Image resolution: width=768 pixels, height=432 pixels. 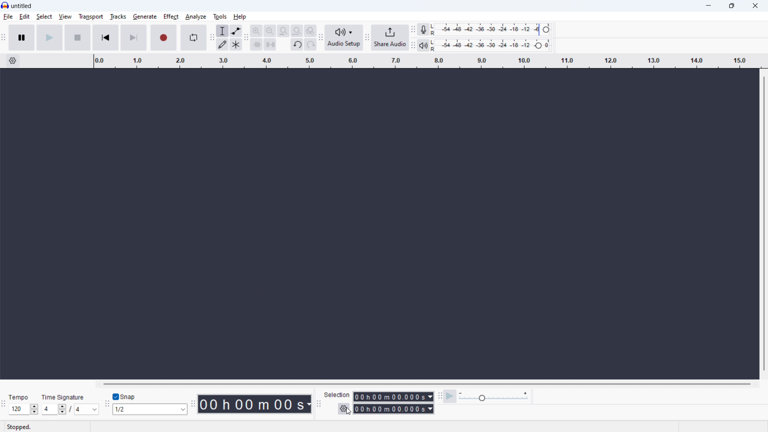 What do you see at coordinates (18, 397) in the screenshot?
I see `tempo` at bounding box center [18, 397].